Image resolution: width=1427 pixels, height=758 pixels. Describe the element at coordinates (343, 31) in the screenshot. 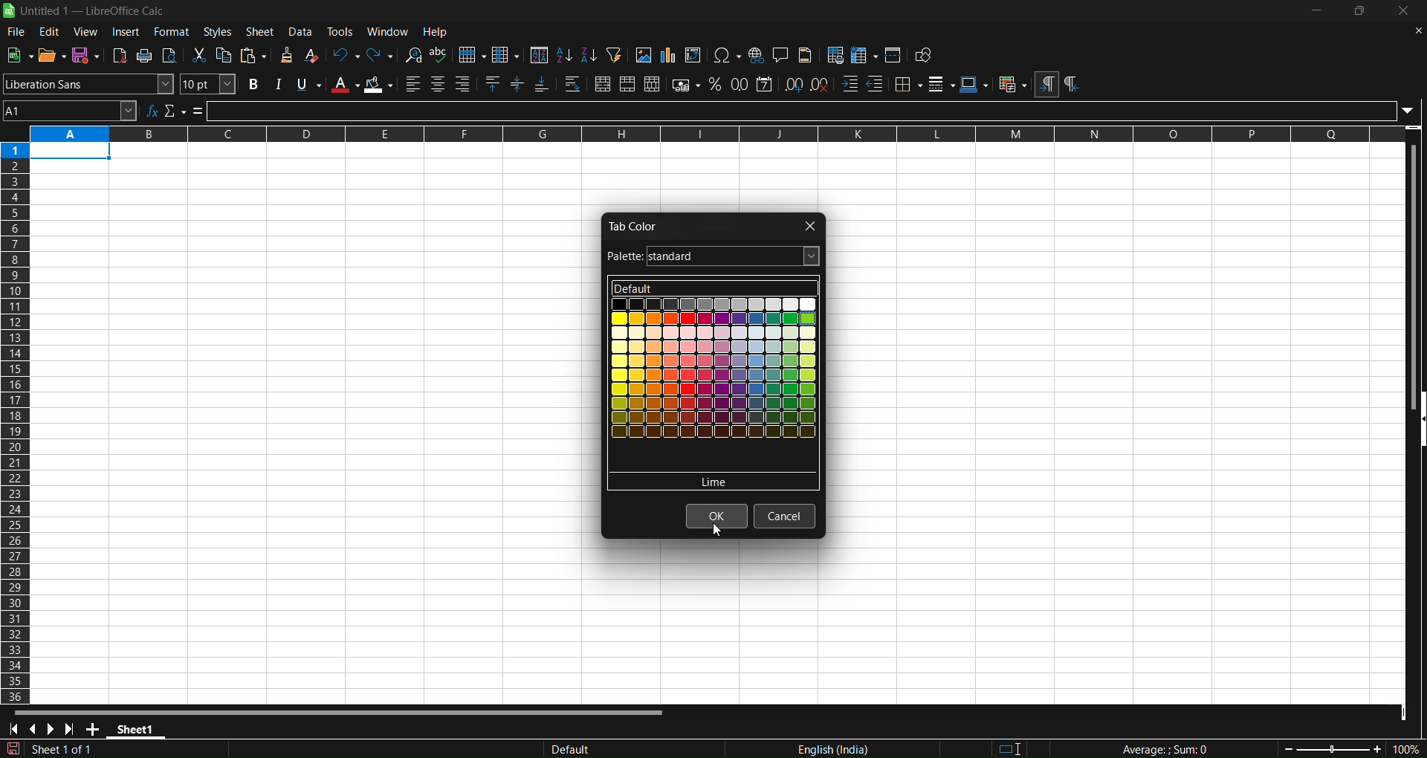

I see `tools` at that location.